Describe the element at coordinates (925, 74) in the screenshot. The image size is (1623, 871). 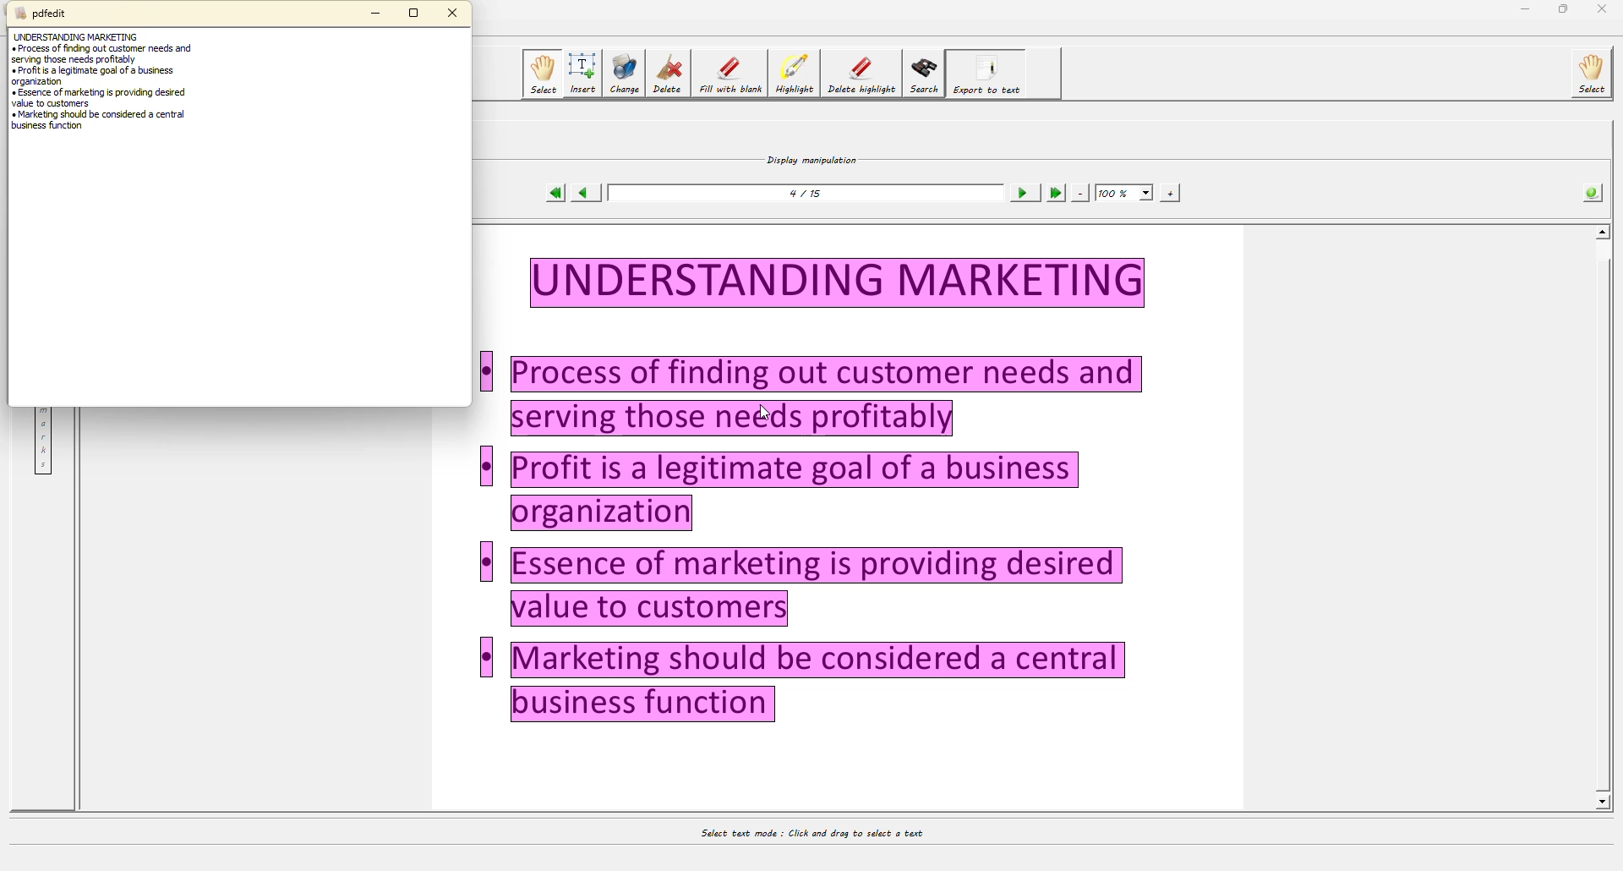
I see `search` at that location.